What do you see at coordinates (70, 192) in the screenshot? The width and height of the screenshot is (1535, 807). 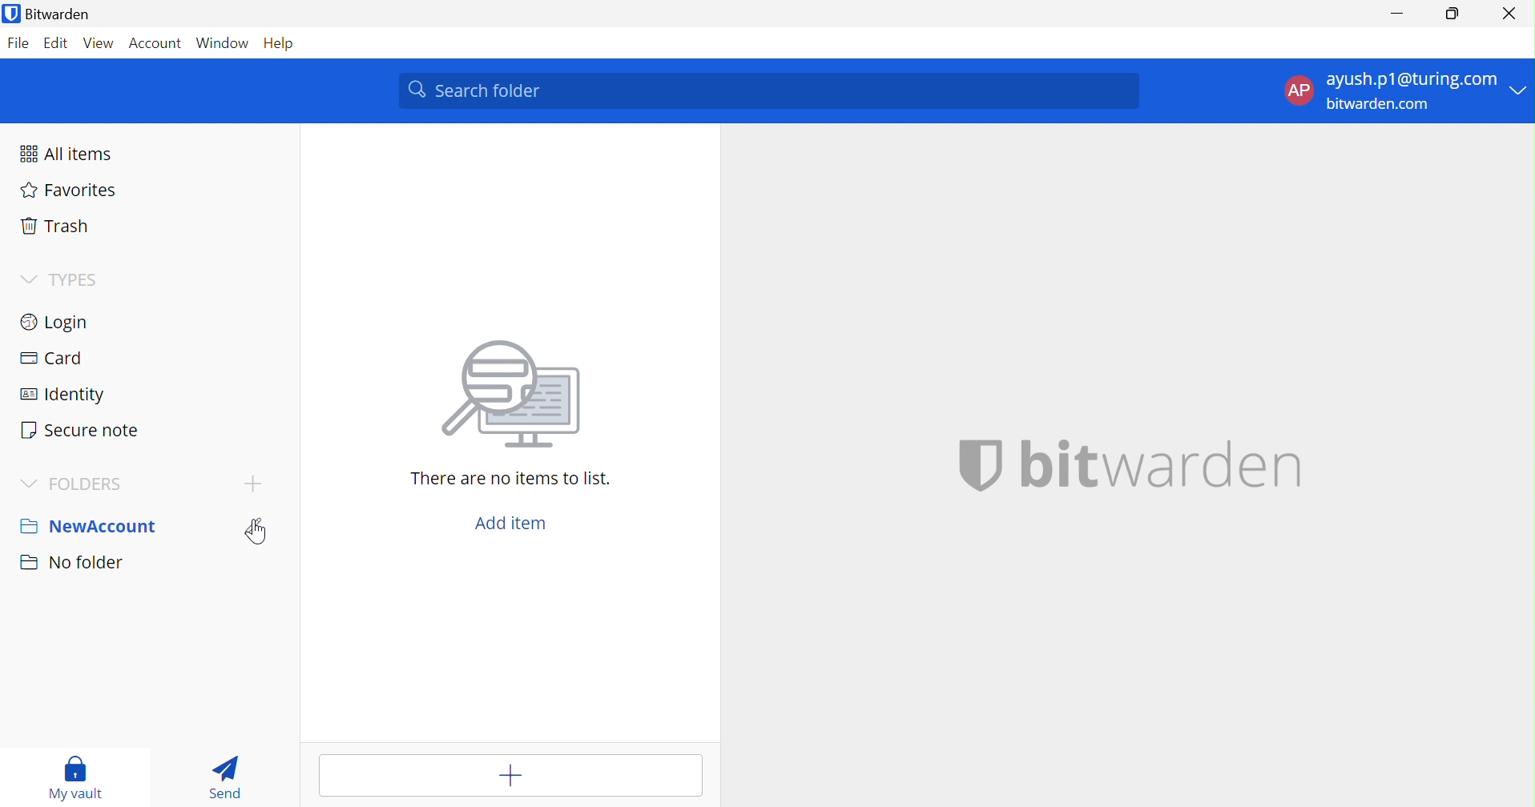 I see `Favorites` at bounding box center [70, 192].